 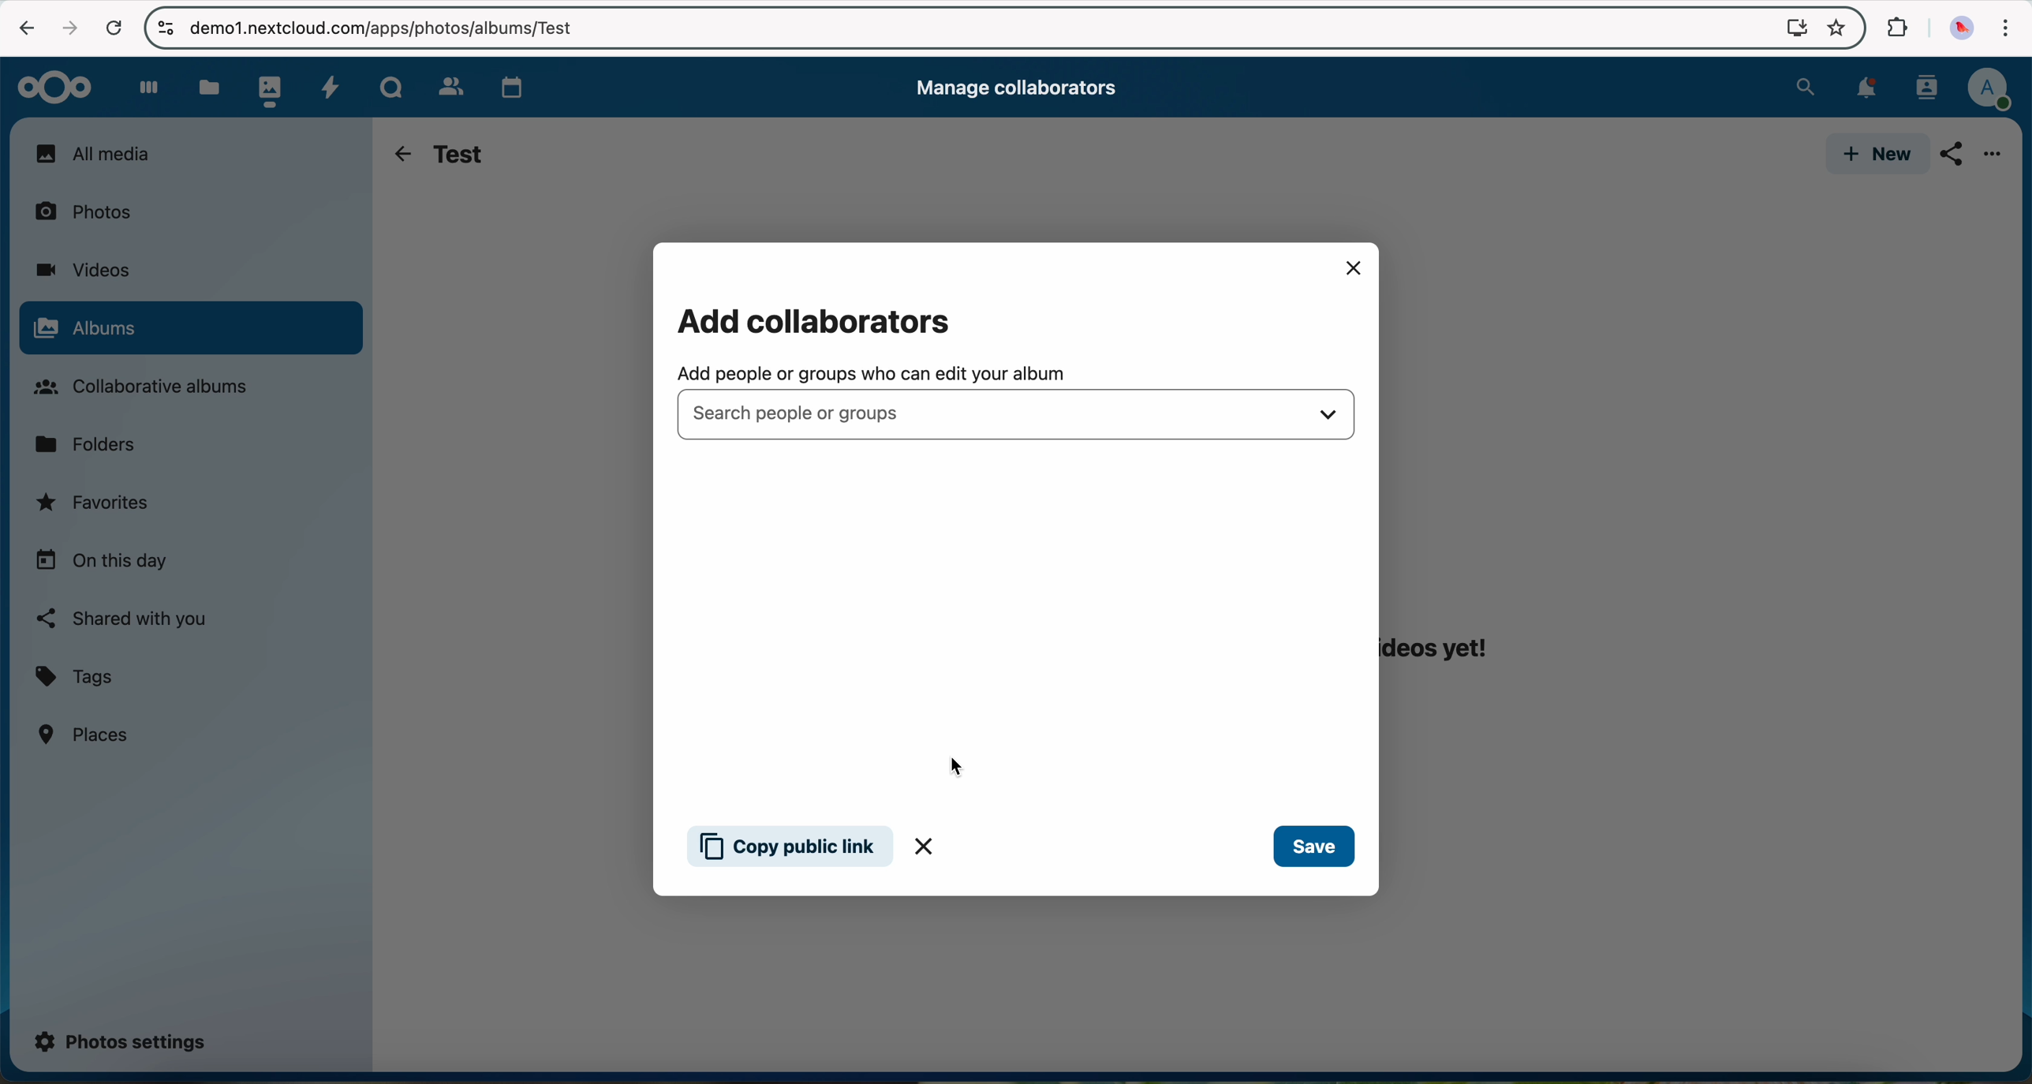 What do you see at coordinates (1451, 600) in the screenshot?
I see `this album does not have any photos or videos yet` at bounding box center [1451, 600].